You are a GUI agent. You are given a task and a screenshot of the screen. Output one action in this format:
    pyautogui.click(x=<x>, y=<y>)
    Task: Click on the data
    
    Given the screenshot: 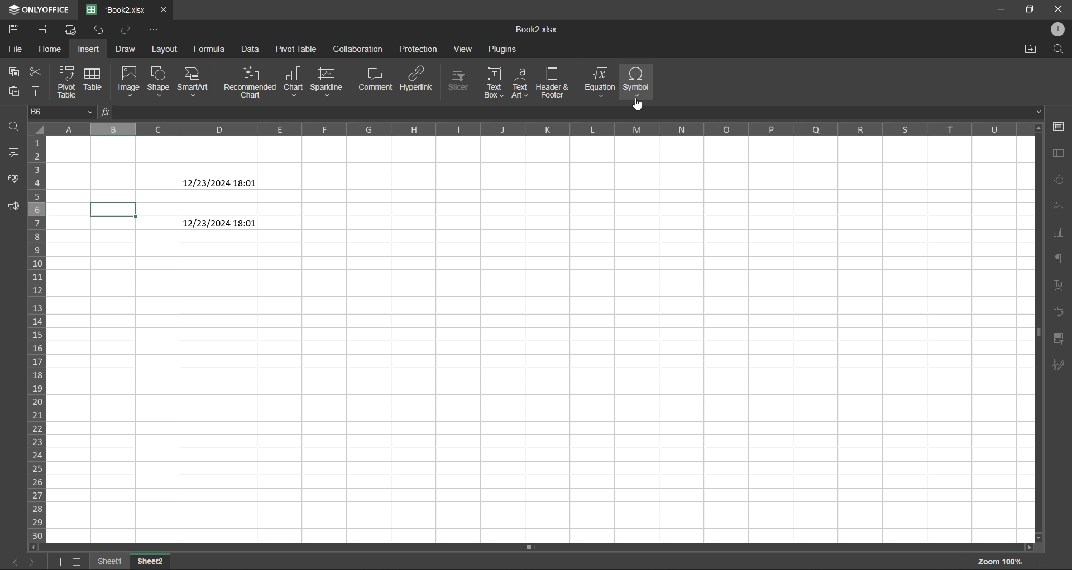 What is the action you would take?
    pyautogui.click(x=251, y=50)
    